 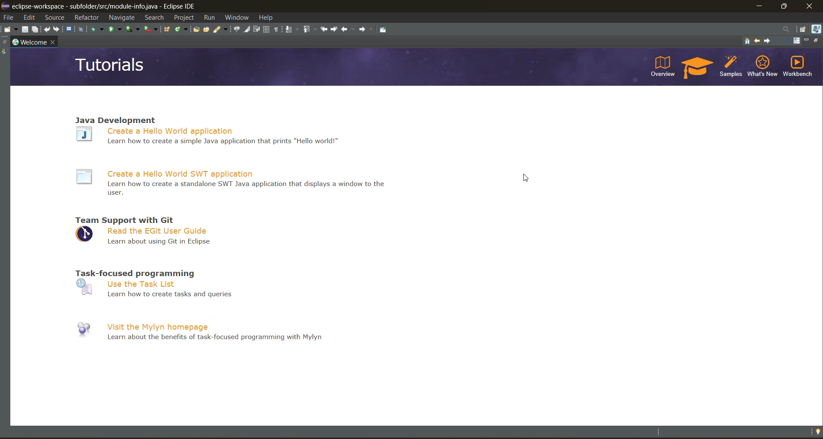 I want to click on toggle block selection, so click(x=268, y=30).